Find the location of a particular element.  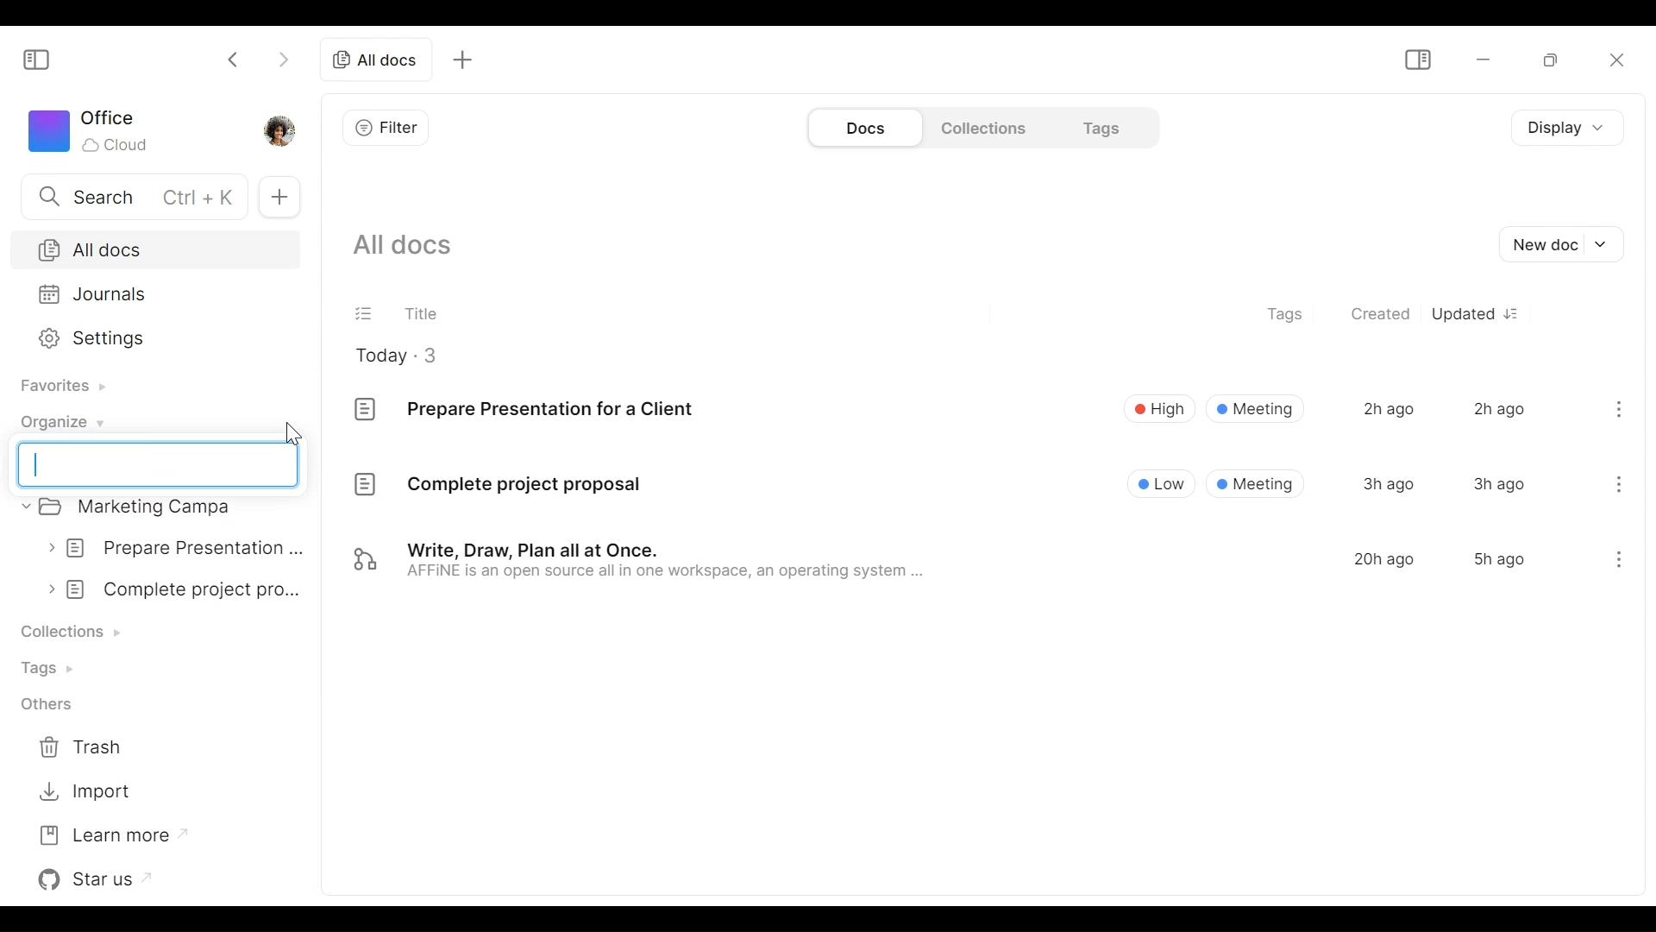

Created is located at coordinates (1382, 315).